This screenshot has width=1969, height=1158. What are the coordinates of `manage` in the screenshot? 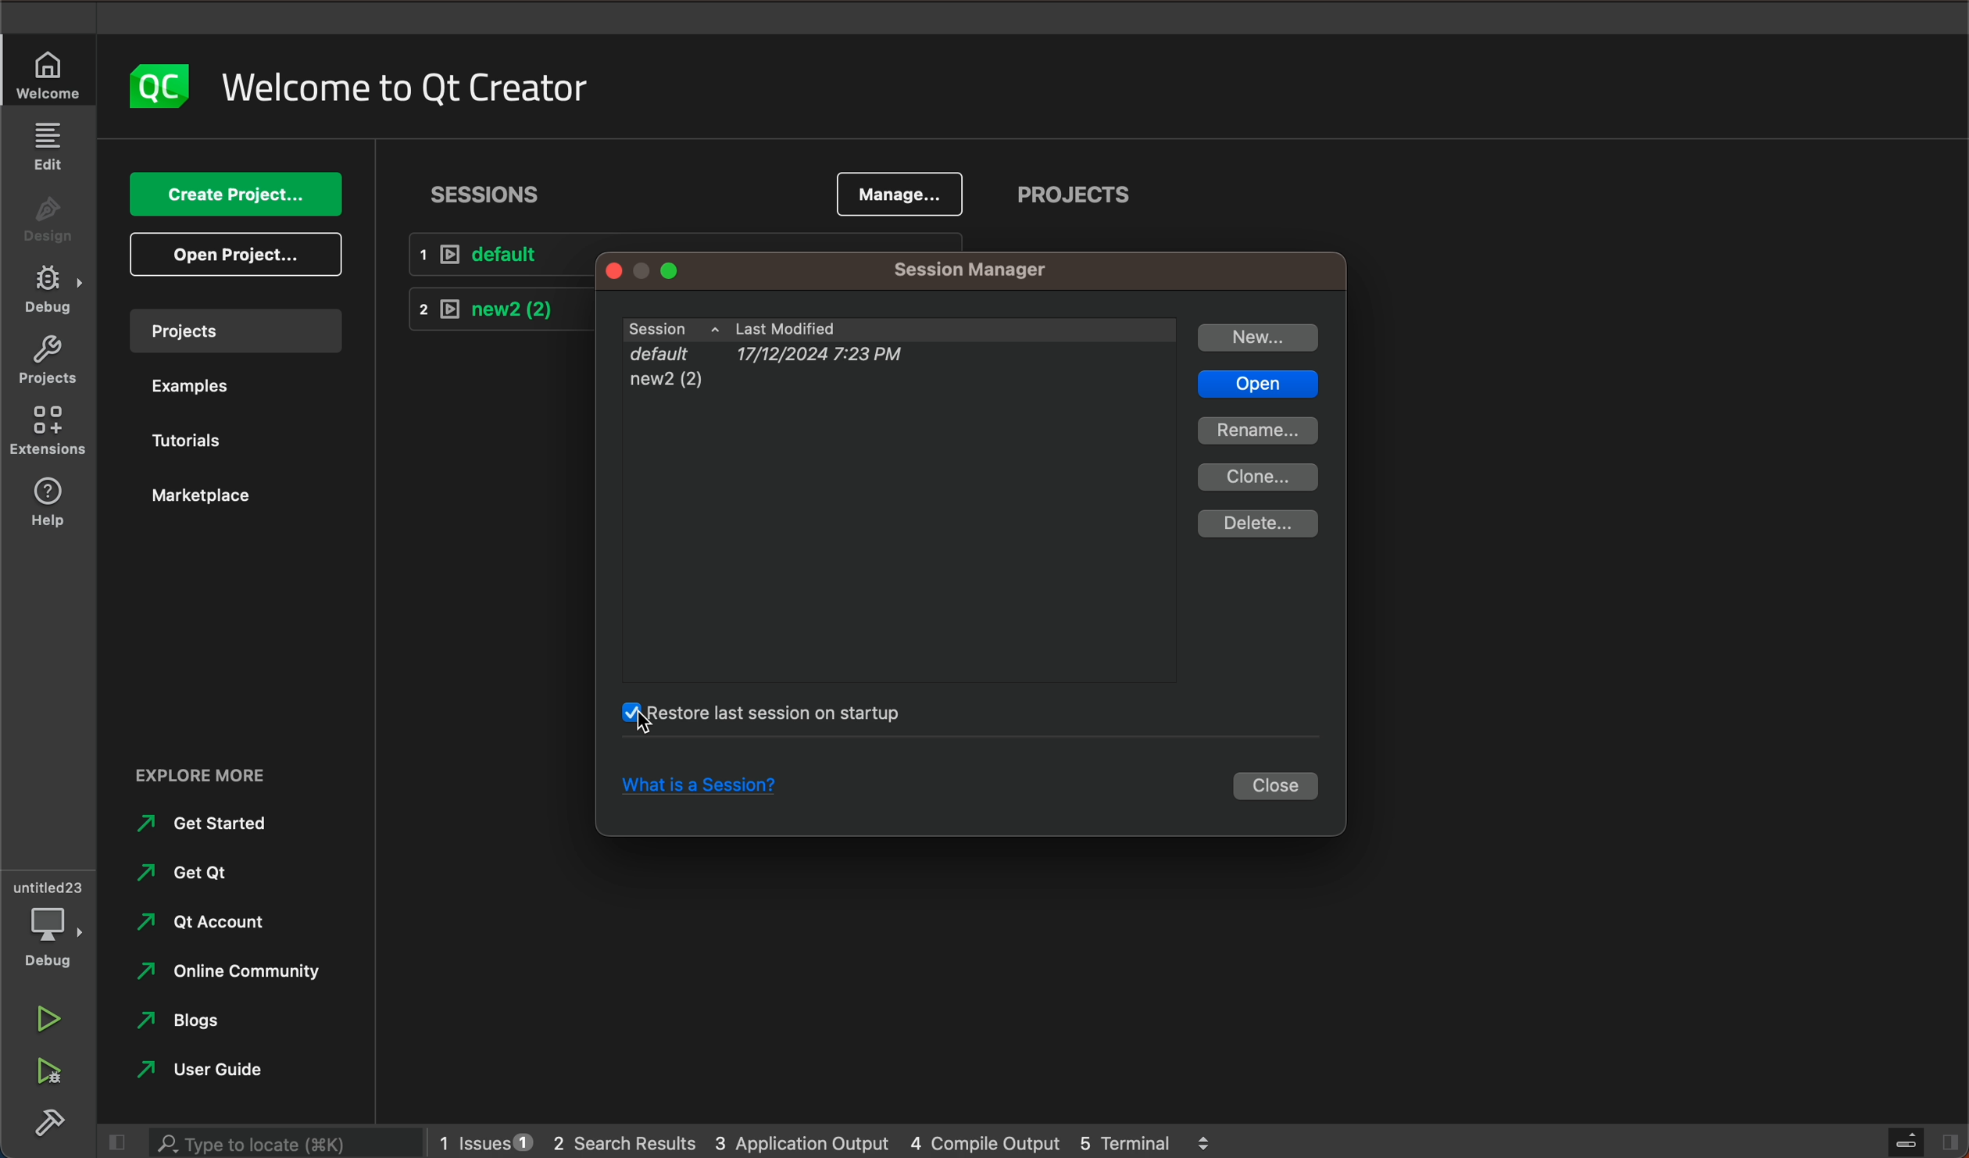 It's located at (900, 194).